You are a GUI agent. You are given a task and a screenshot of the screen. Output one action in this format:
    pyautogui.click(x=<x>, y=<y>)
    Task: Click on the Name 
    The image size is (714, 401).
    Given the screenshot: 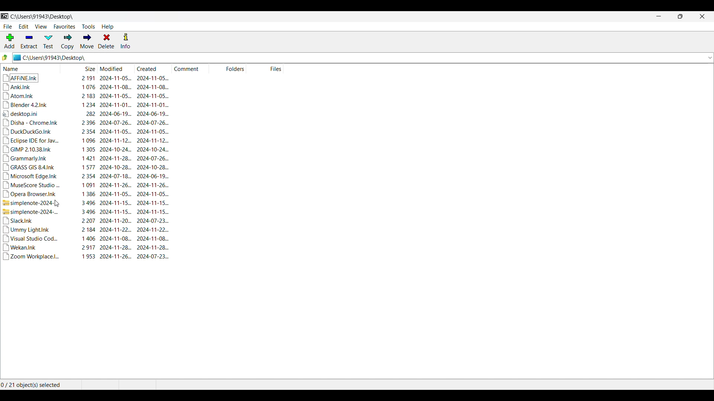 What is the action you would take?
    pyautogui.click(x=30, y=68)
    